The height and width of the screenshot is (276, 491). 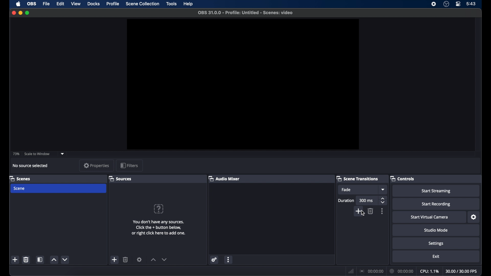 I want to click on maximize, so click(x=28, y=13).